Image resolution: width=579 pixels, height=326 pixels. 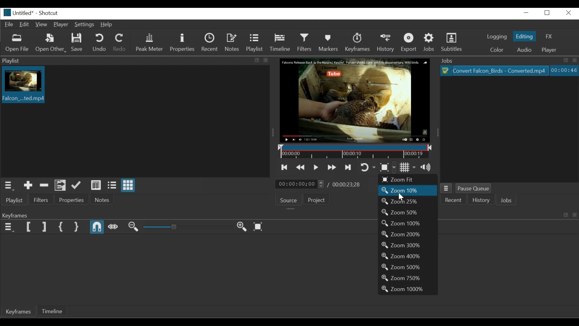 What do you see at coordinates (258, 226) in the screenshot?
I see `Zoom keyframe to fit` at bounding box center [258, 226].